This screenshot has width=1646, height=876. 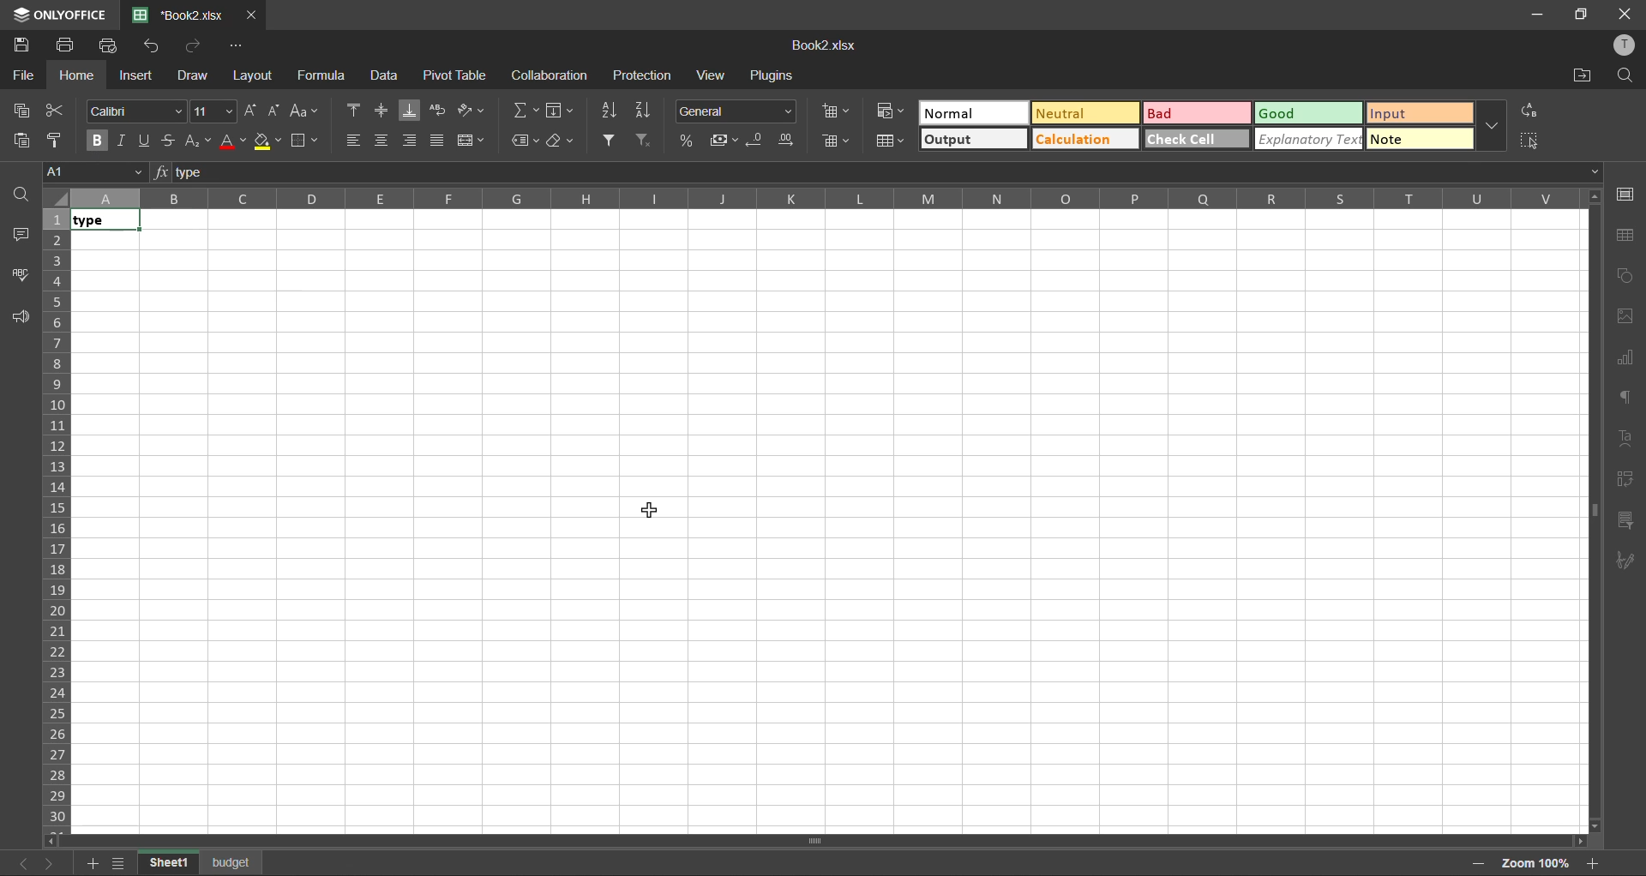 I want to click on select all, so click(x=1532, y=141).